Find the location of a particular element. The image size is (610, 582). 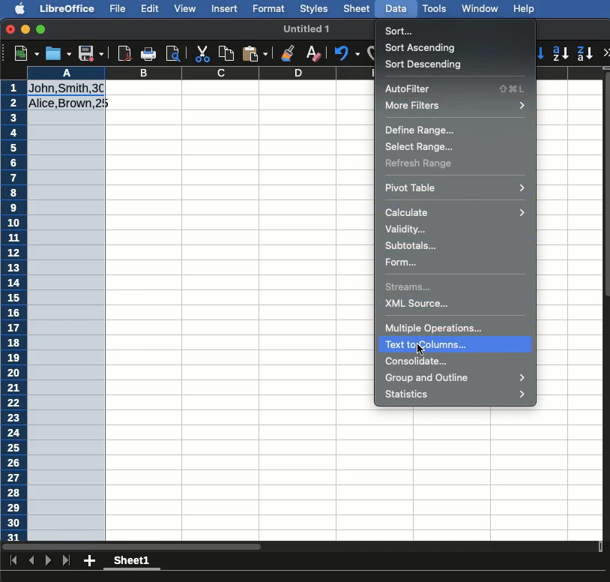

Validity is located at coordinates (405, 229).